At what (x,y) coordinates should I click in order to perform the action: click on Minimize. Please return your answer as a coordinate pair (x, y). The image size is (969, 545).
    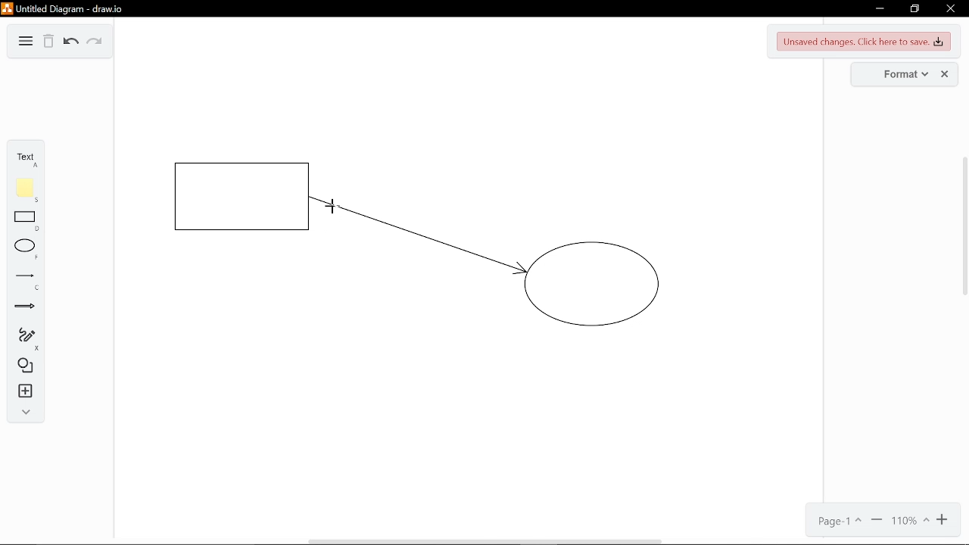
    Looking at the image, I should click on (877, 8).